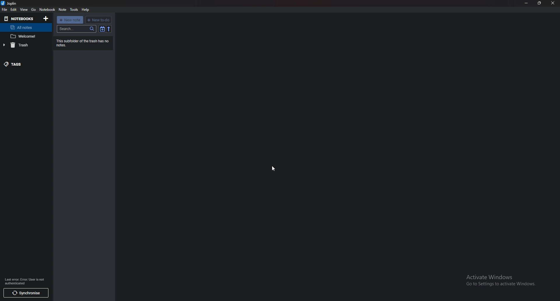 The width and height of the screenshot is (560, 301). I want to click on view, so click(24, 9).